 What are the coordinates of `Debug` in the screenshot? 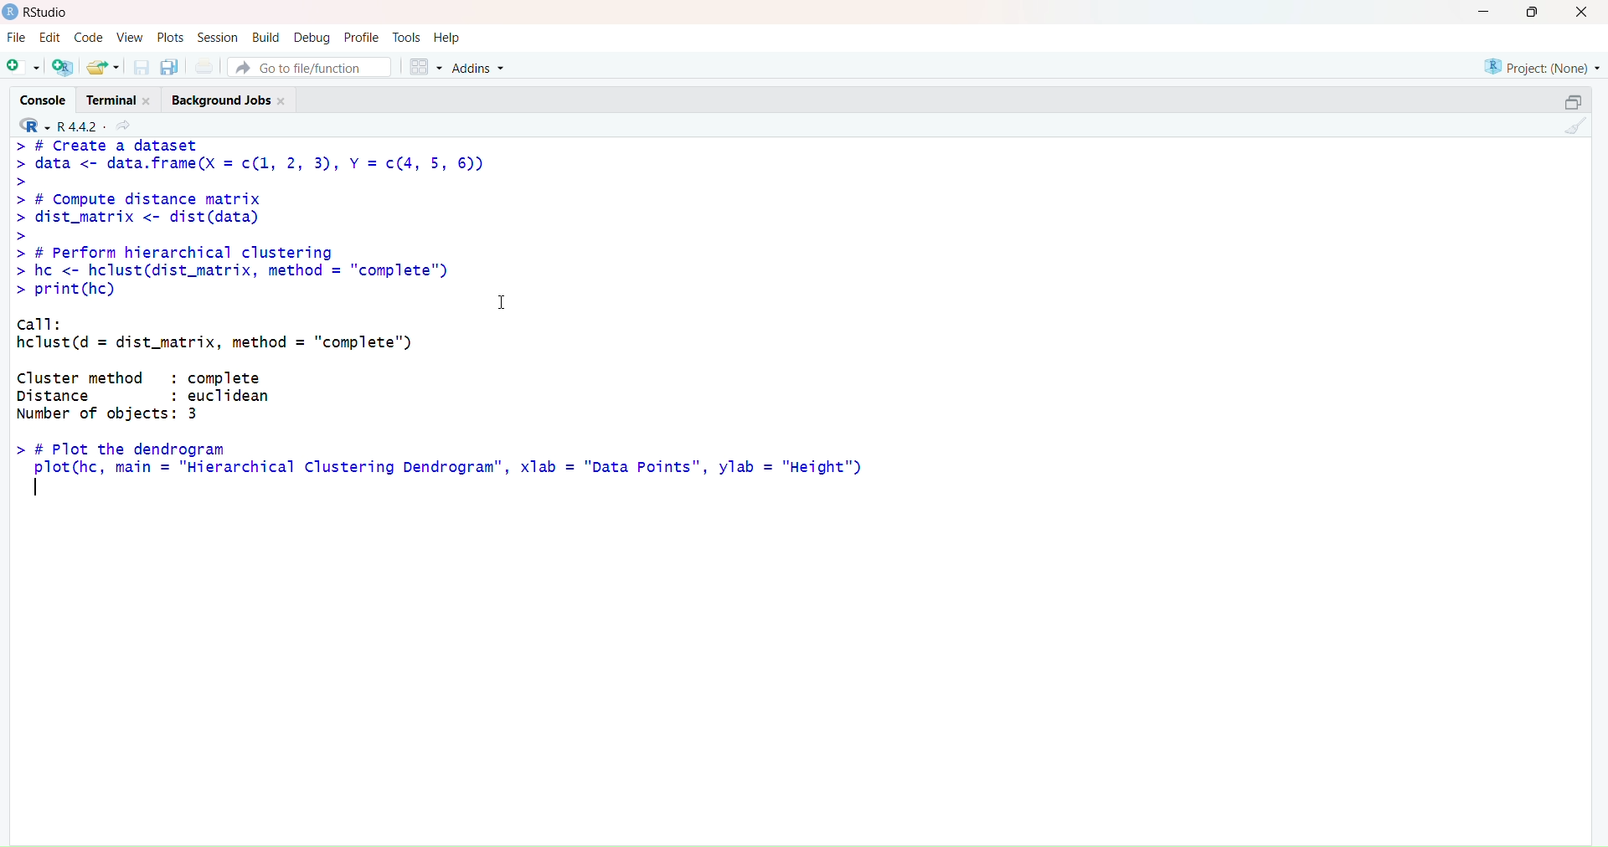 It's located at (311, 37).